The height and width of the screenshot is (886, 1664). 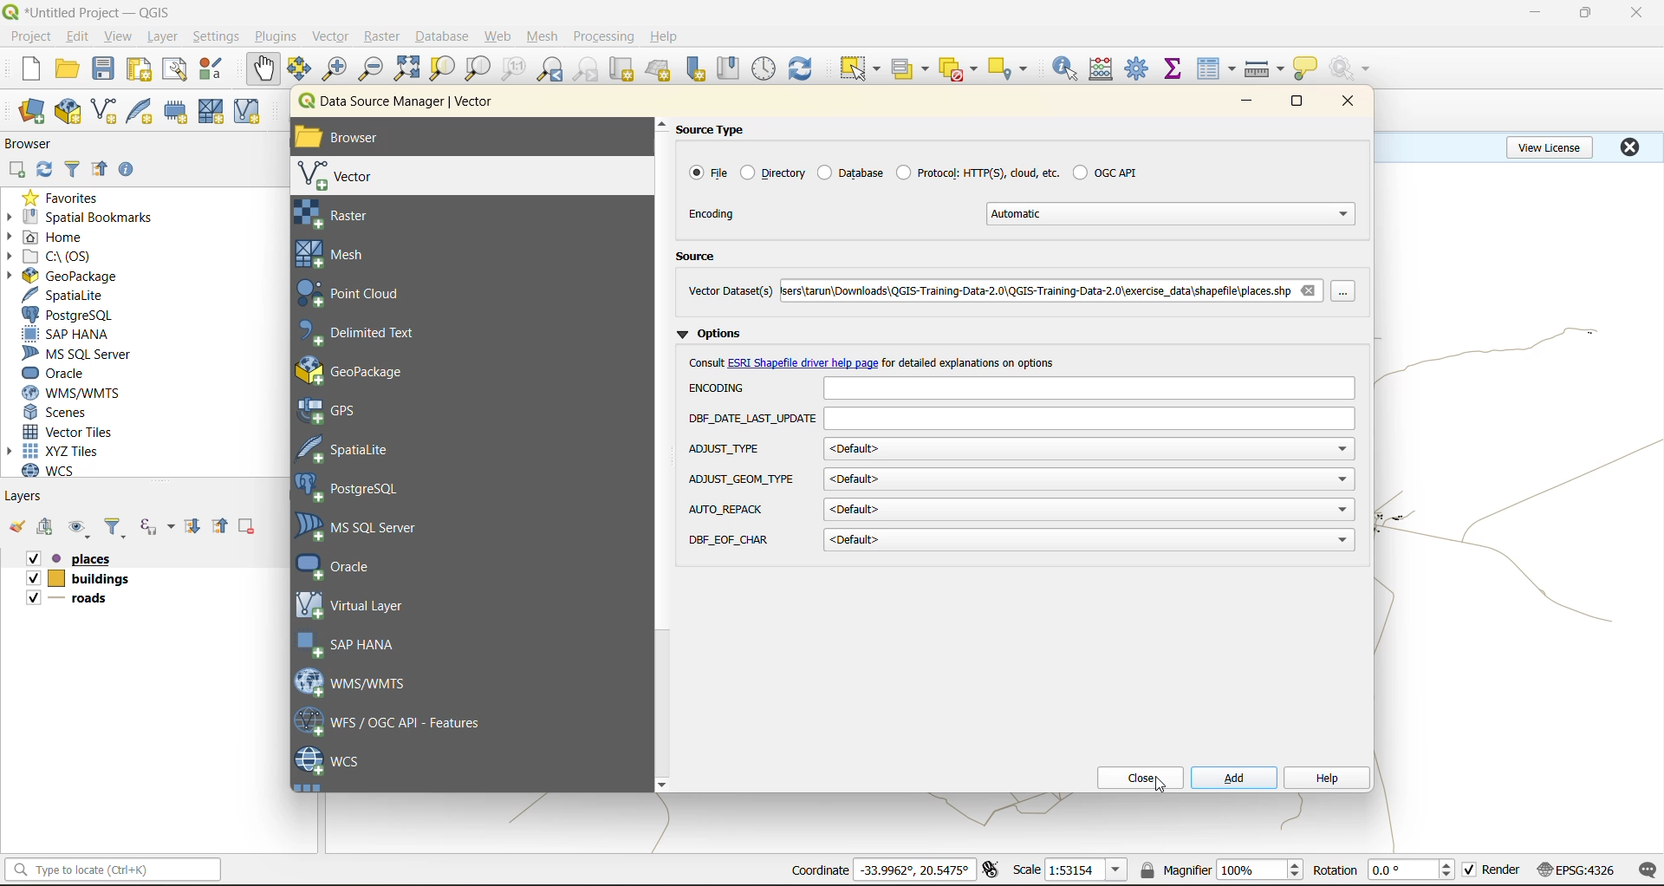 I want to click on zoom full, so click(x=406, y=68).